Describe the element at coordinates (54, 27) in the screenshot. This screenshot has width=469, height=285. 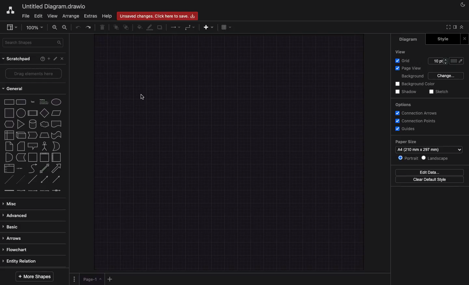
I see `Zoom in` at that location.